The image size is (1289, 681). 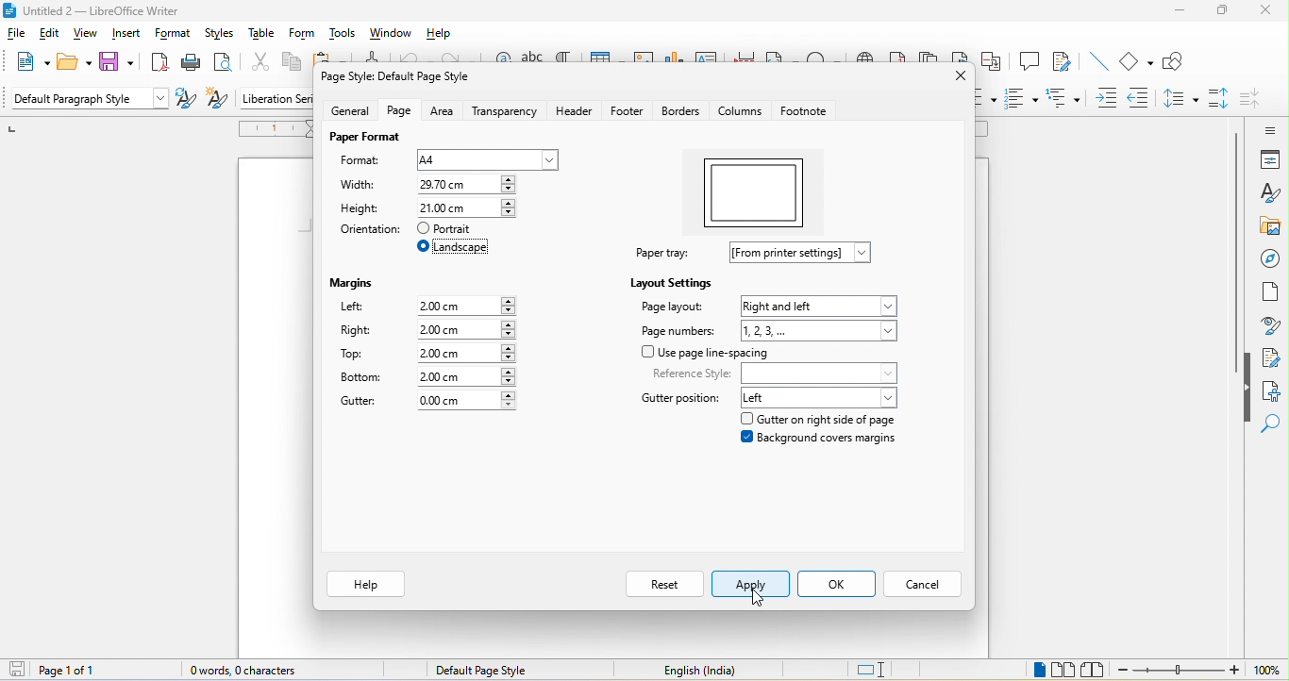 What do you see at coordinates (1180, 14) in the screenshot?
I see `minimize` at bounding box center [1180, 14].